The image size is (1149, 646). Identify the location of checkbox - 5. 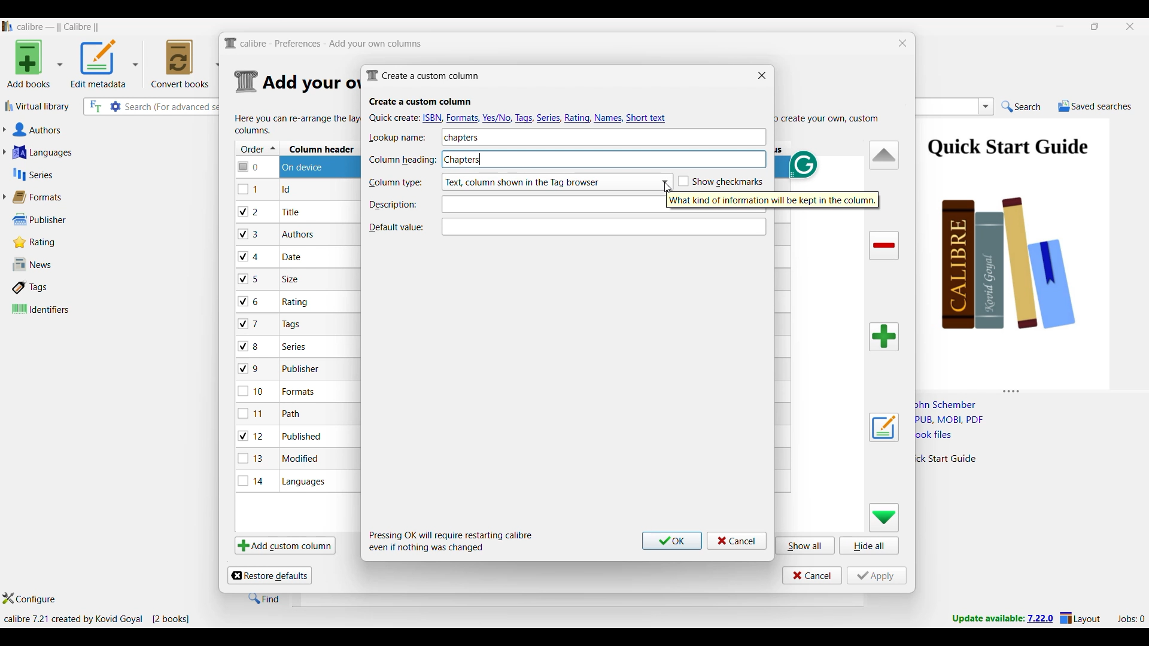
(253, 278).